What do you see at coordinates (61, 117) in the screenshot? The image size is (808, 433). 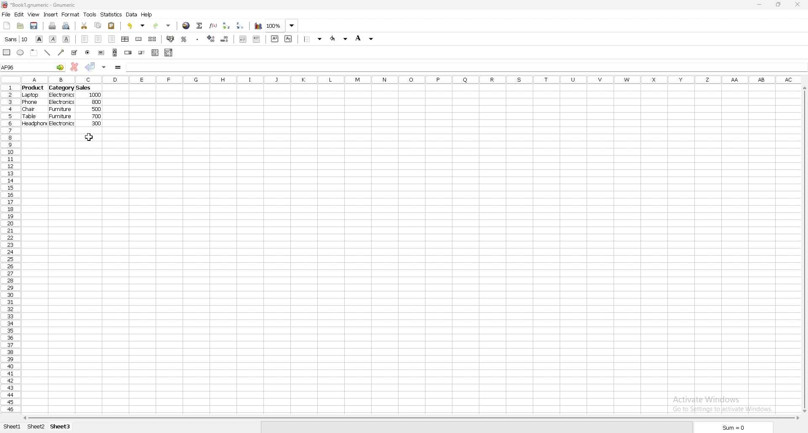 I see `furniture` at bounding box center [61, 117].